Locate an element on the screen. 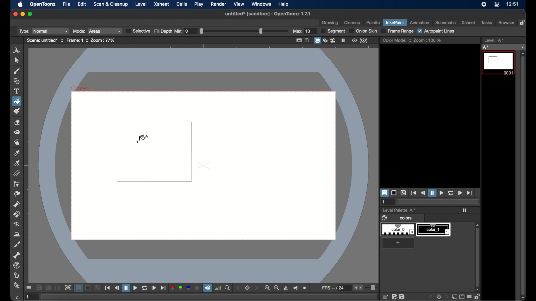 This screenshot has width=536, height=301. loop is located at coordinates (451, 193).